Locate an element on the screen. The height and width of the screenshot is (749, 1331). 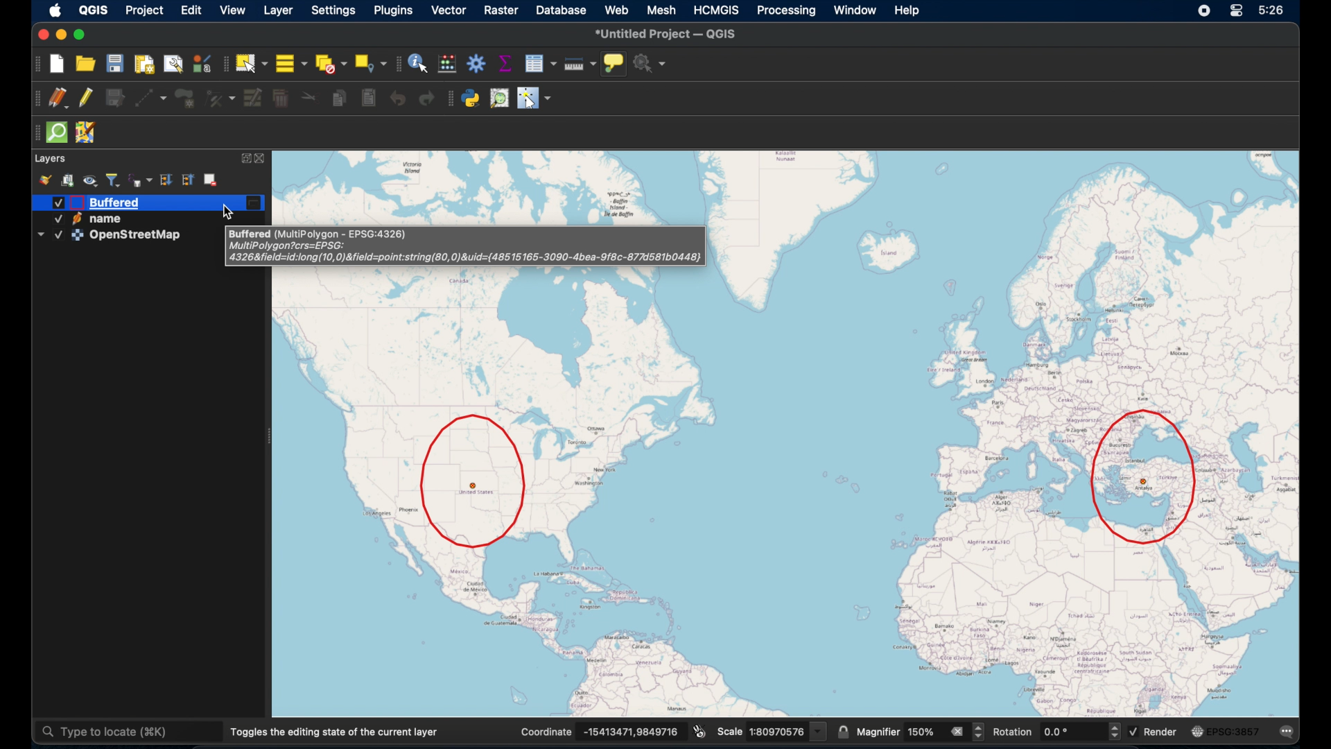
toolbox is located at coordinates (478, 62).